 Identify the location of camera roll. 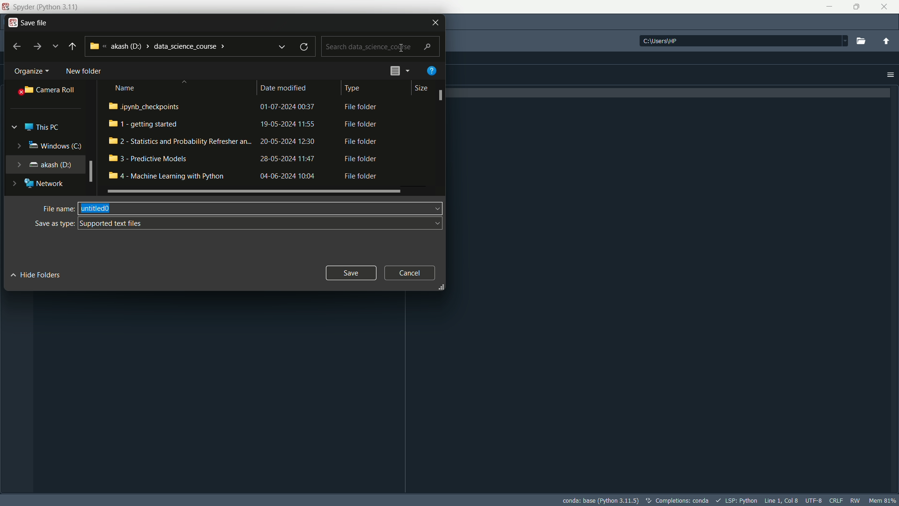
(47, 90).